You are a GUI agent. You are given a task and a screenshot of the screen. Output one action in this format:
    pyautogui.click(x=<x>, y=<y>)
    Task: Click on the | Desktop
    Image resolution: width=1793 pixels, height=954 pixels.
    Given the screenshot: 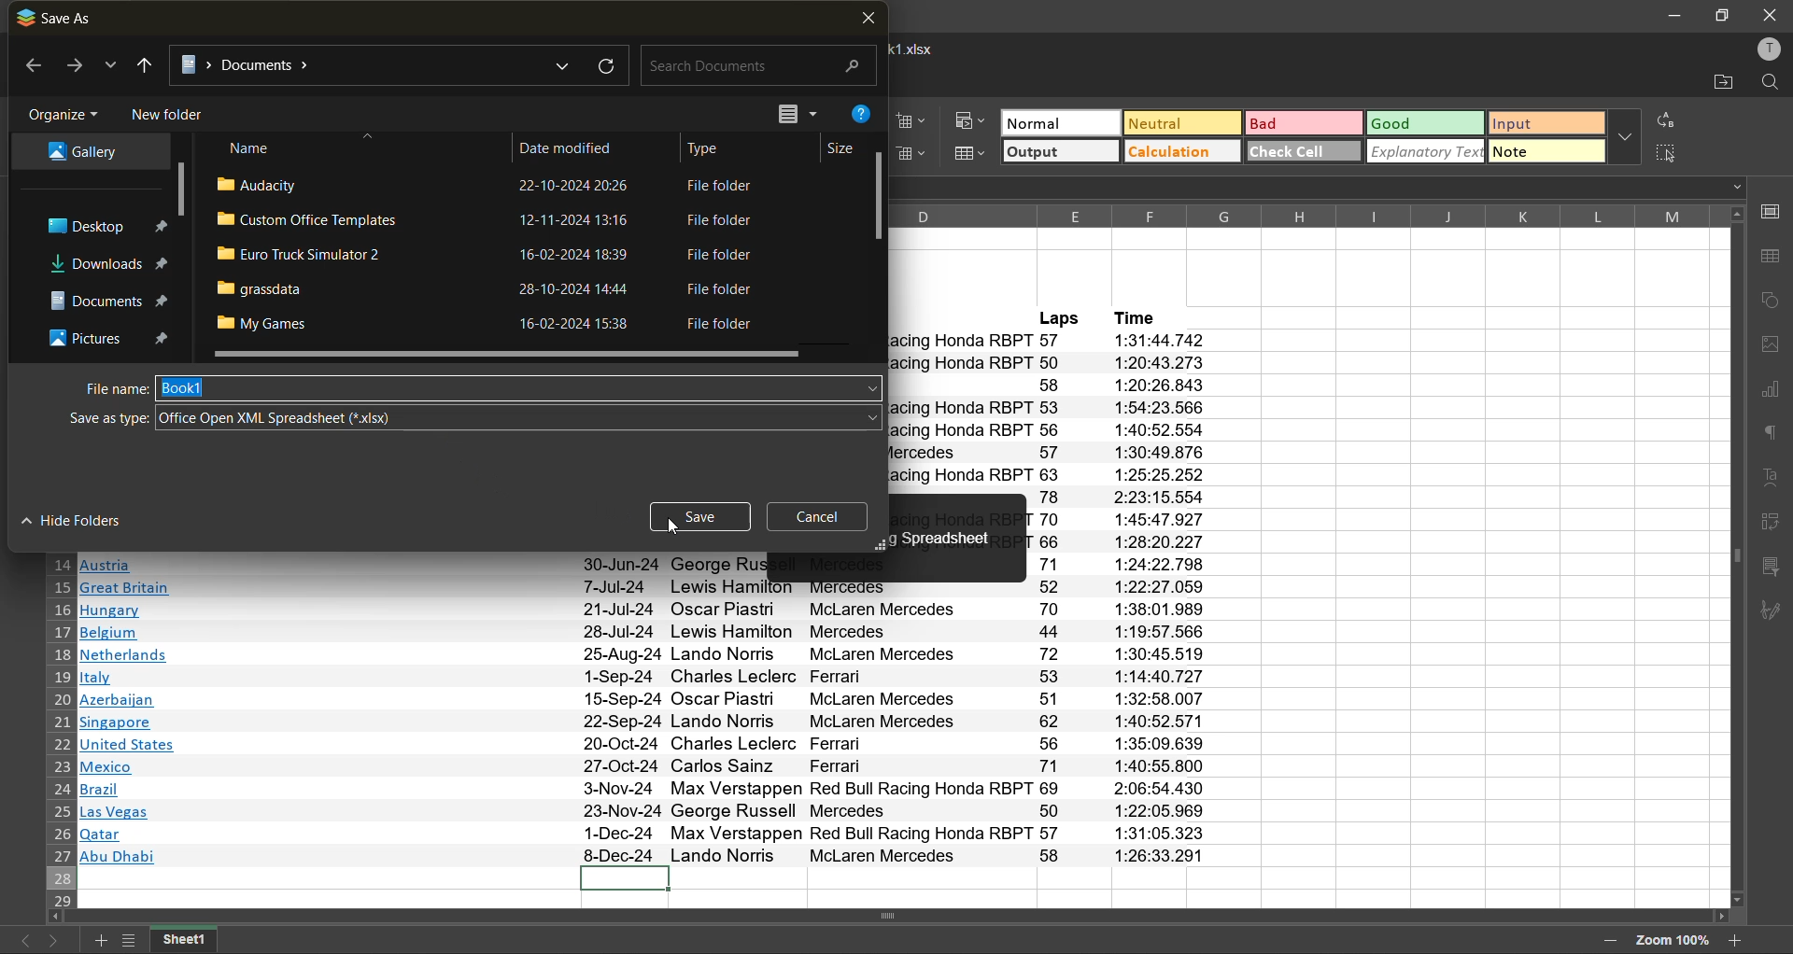 What is the action you would take?
    pyautogui.click(x=107, y=229)
    